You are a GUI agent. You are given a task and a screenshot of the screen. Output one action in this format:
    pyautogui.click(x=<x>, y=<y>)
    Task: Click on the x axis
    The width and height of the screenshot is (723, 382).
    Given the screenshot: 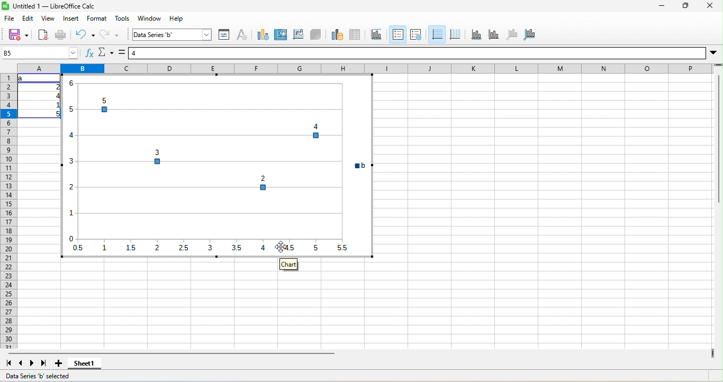 What is the action you would take?
    pyautogui.click(x=476, y=35)
    